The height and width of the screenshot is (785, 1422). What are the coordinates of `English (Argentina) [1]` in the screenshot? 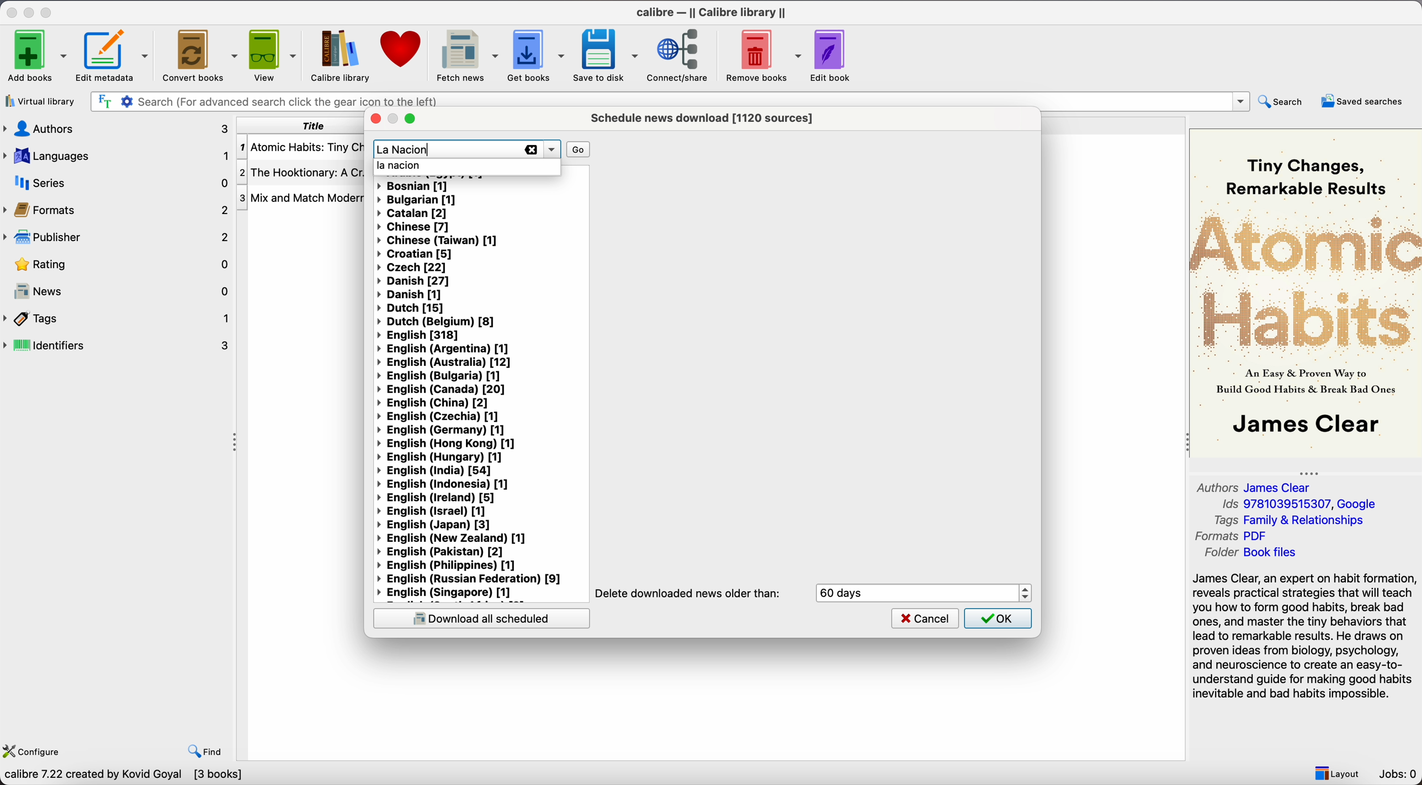 It's located at (444, 349).